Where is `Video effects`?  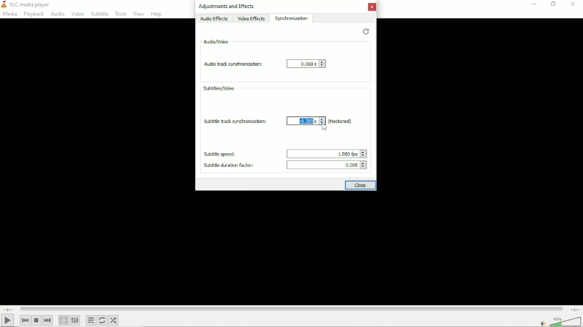
Video effects is located at coordinates (252, 19).